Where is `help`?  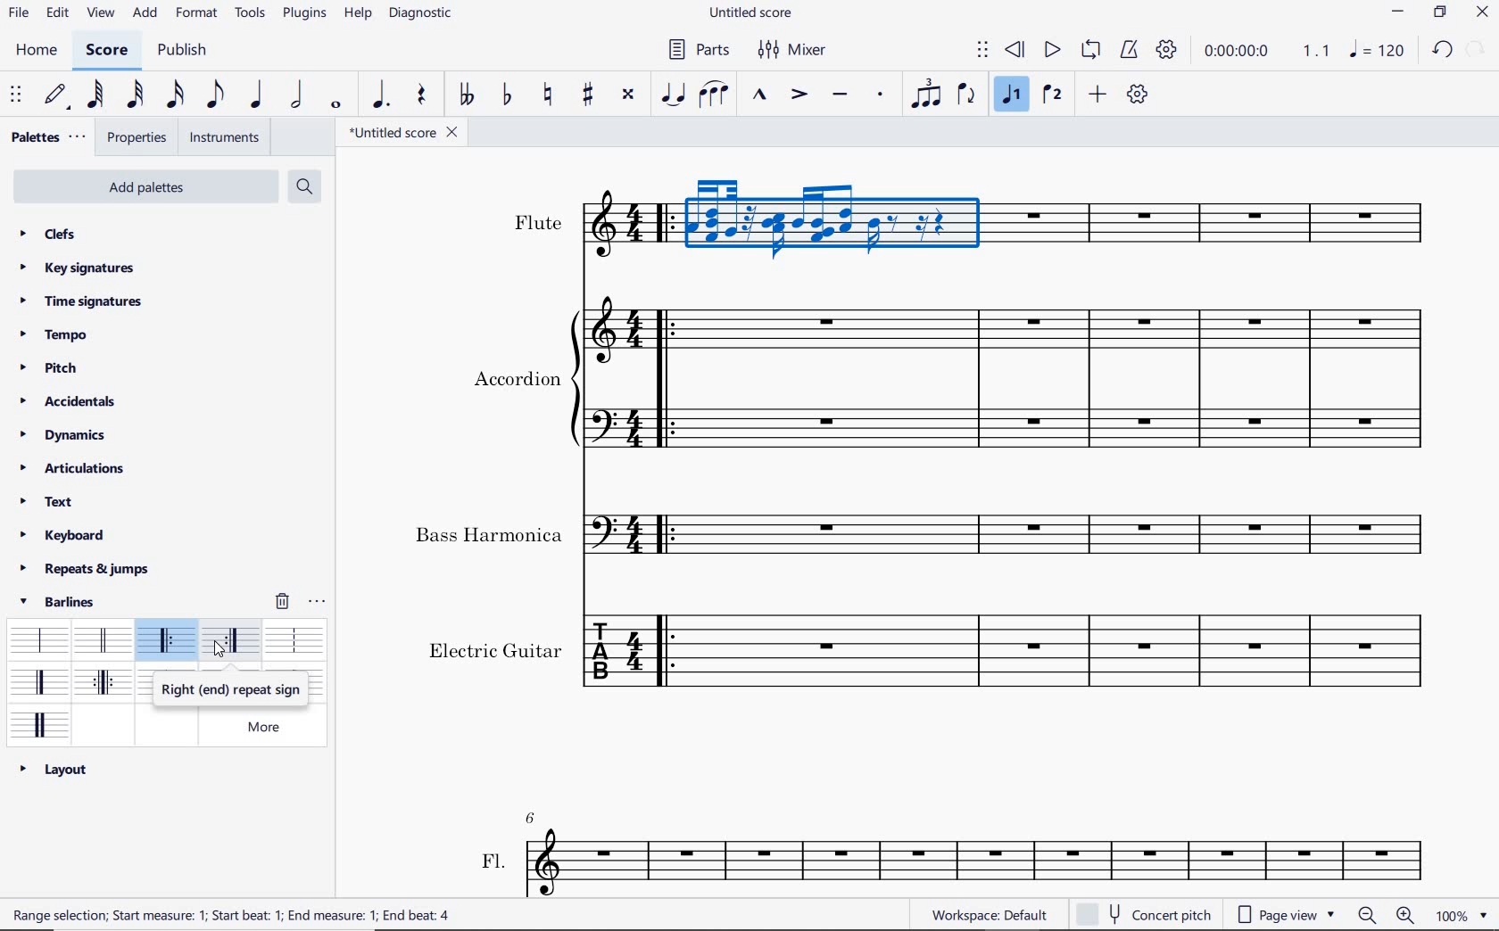 help is located at coordinates (357, 14).